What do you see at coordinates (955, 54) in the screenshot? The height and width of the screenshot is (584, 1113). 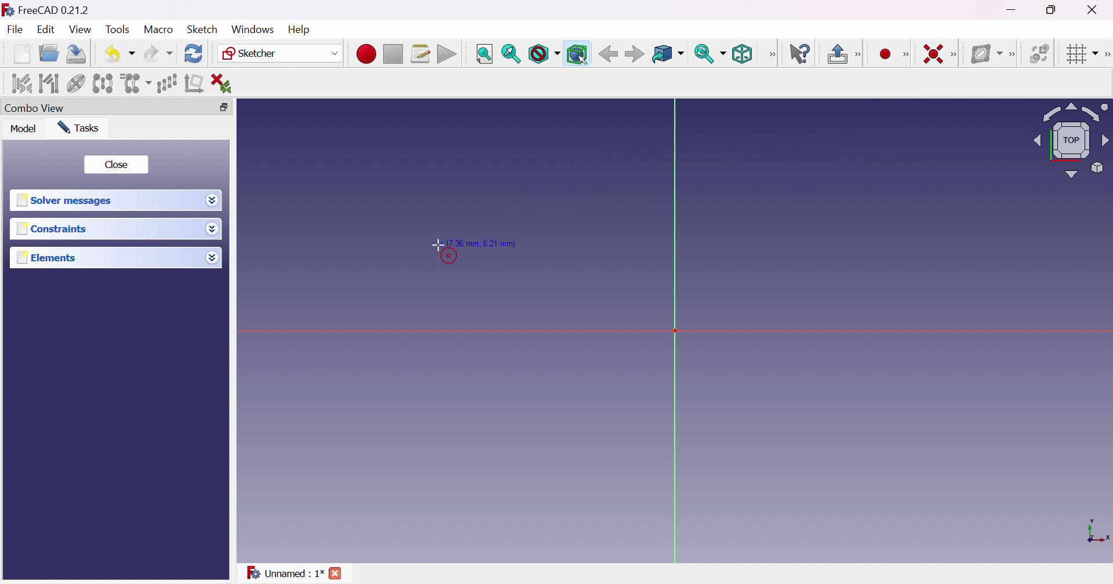 I see `[Sketcher constraints]` at bounding box center [955, 54].